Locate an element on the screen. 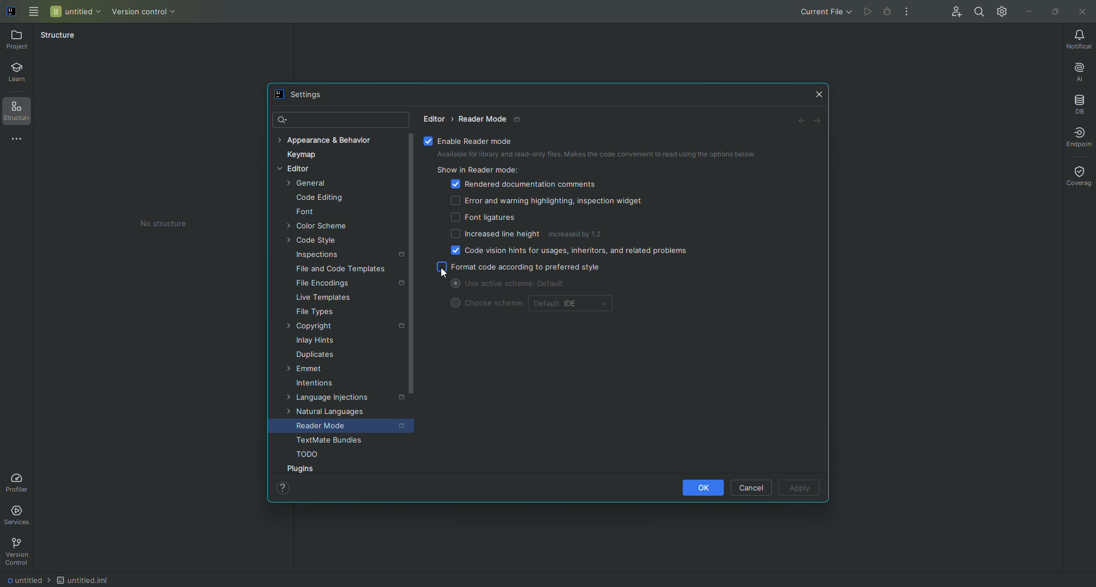 Image resolution: width=1096 pixels, height=587 pixels. Live templates is located at coordinates (320, 299).